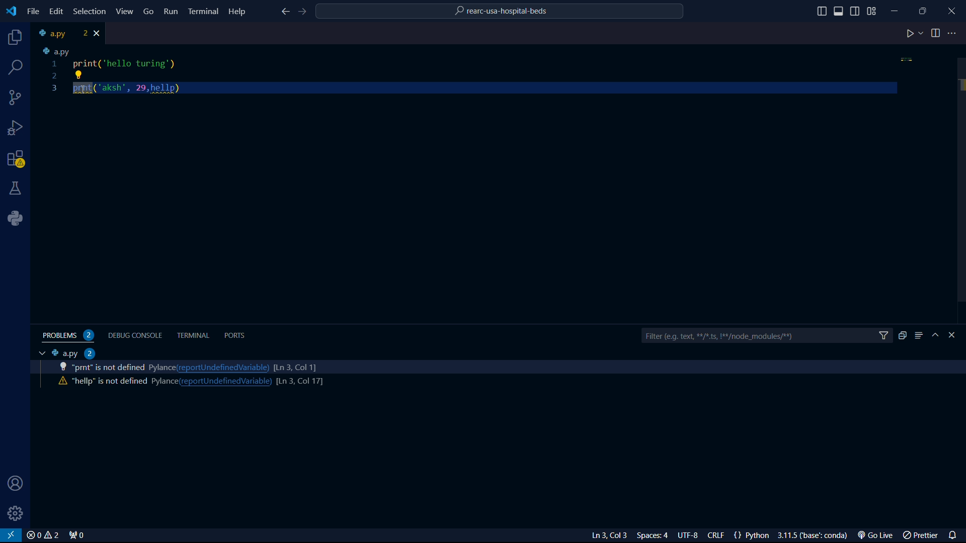 Image resolution: width=966 pixels, height=543 pixels. Describe the element at coordinates (922, 536) in the screenshot. I see `prettier` at that location.